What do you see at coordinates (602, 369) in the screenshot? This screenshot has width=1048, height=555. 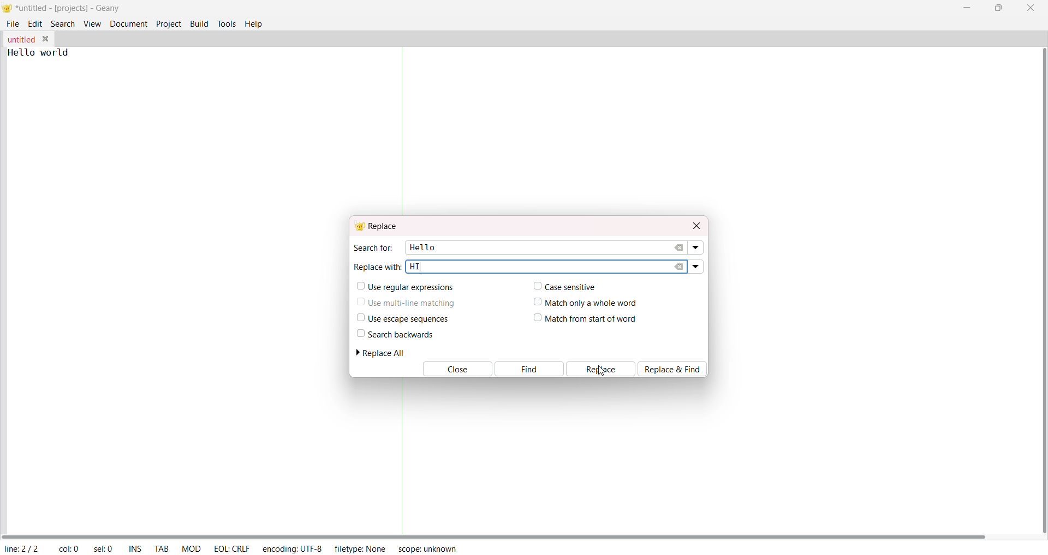 I see `replace` at bounding box center [602, 369].